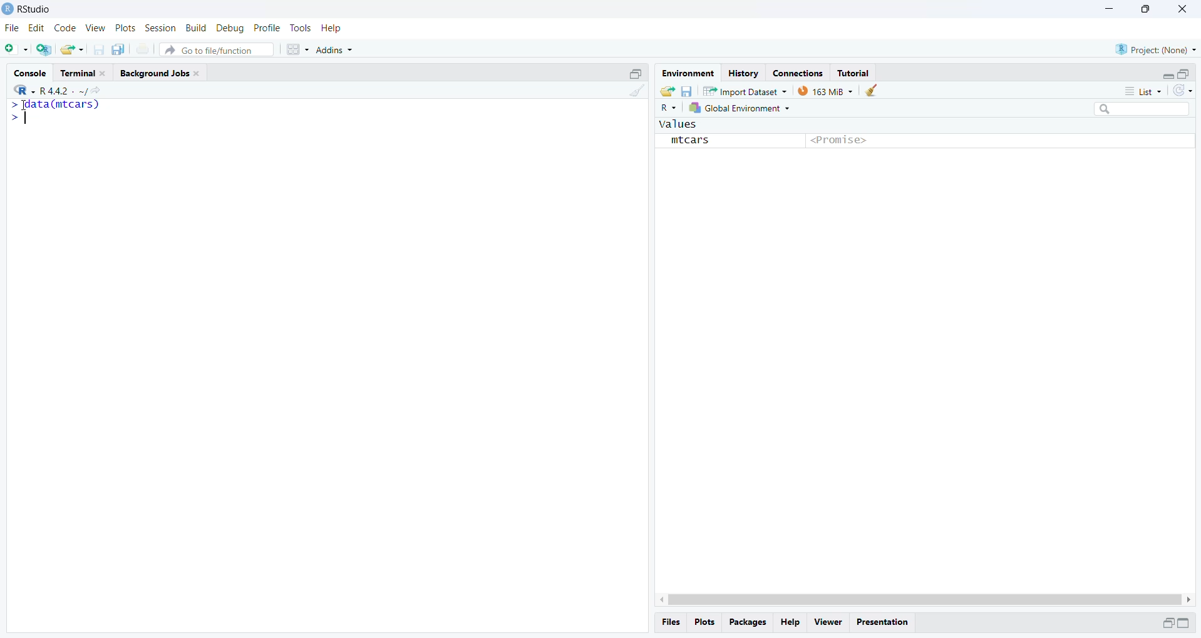 Image resolution: width=1201 pixels, height=638 pixels. What do you see at coordinates (126, 28) in the screenshot?
I see `plots` at bounding box center [126, 28].